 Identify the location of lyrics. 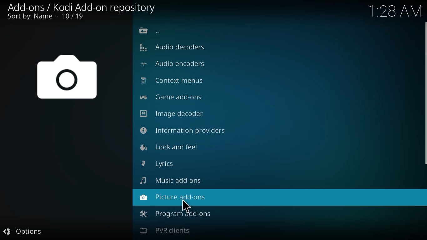
(161, 163).